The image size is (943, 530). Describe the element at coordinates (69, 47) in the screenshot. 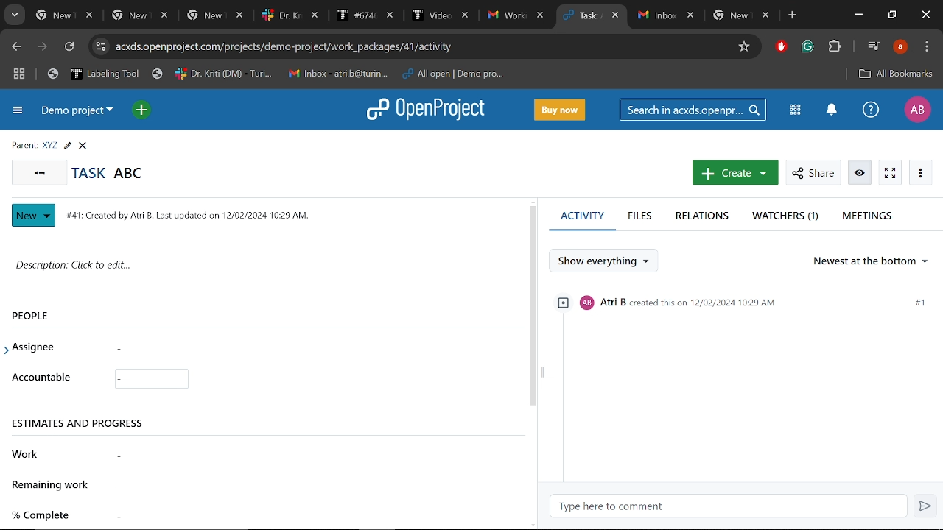

I see `Refresh` at that location.